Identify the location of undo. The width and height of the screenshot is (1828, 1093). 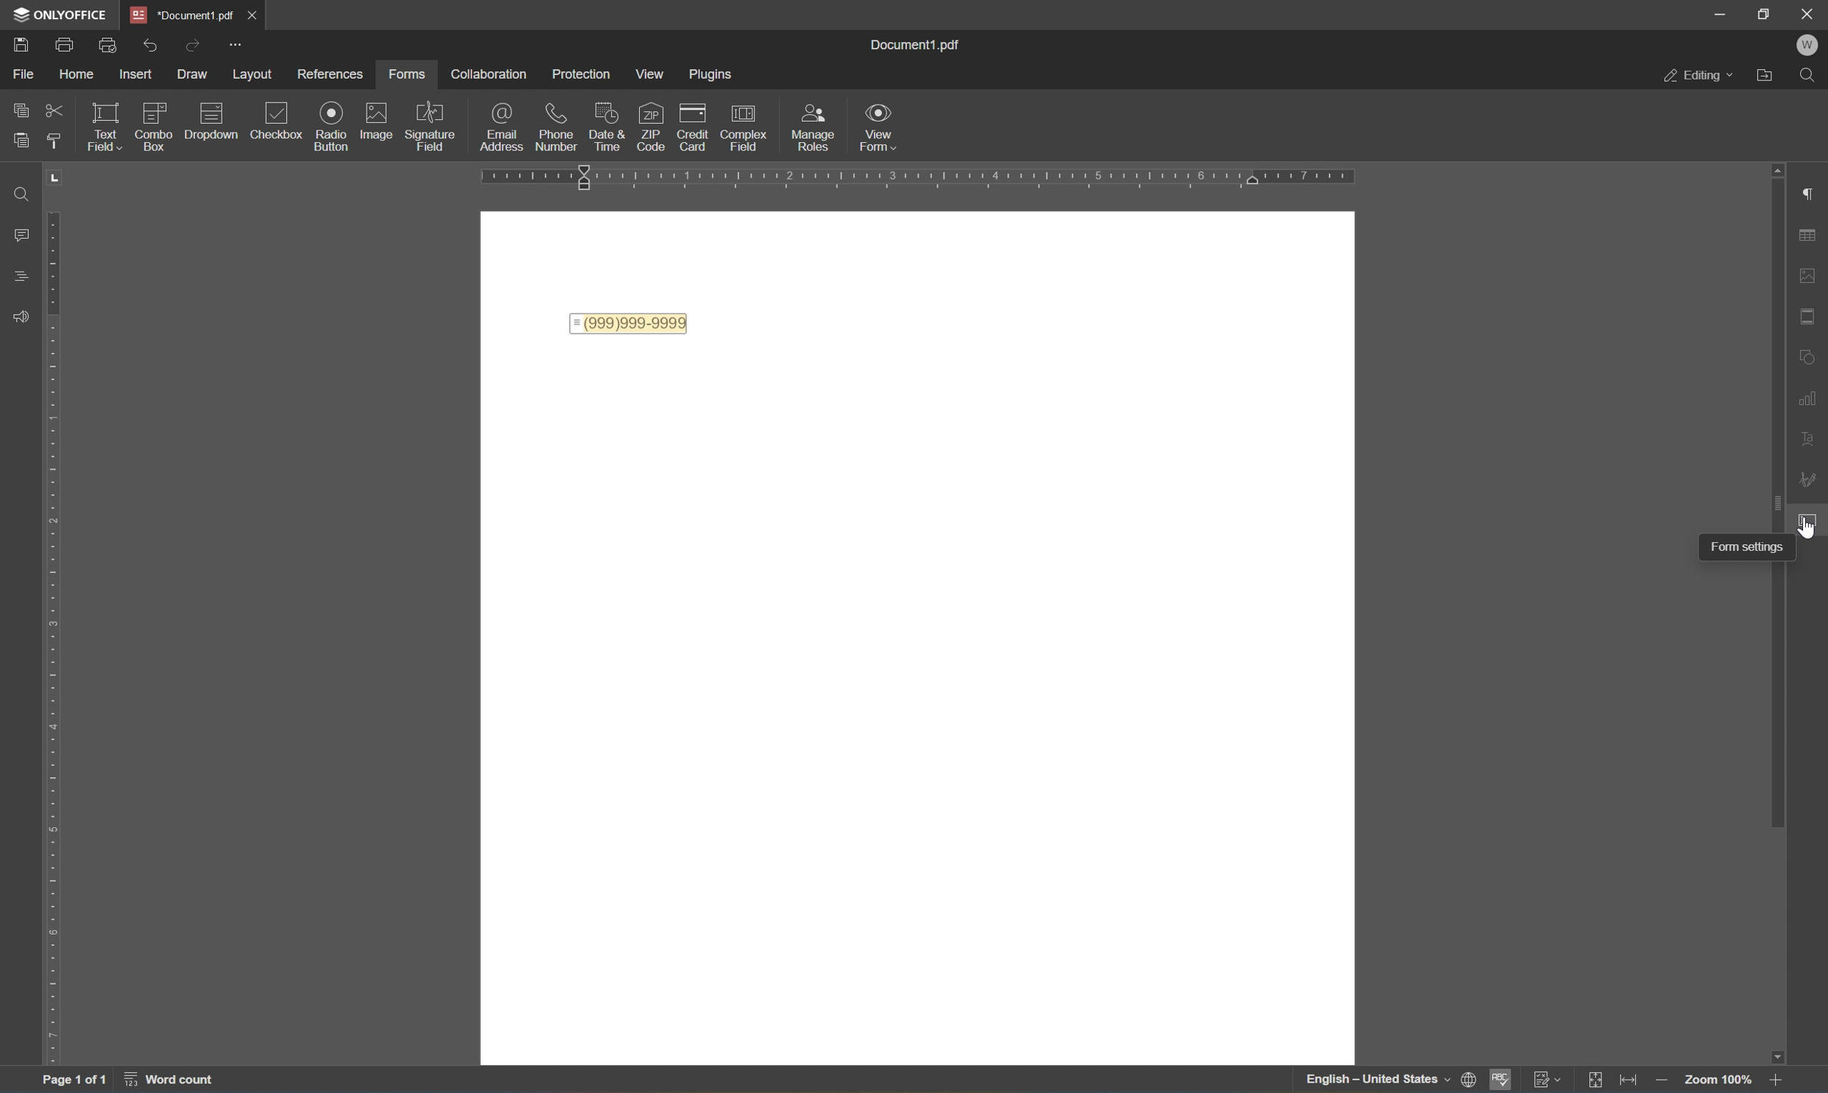
(149, 45).